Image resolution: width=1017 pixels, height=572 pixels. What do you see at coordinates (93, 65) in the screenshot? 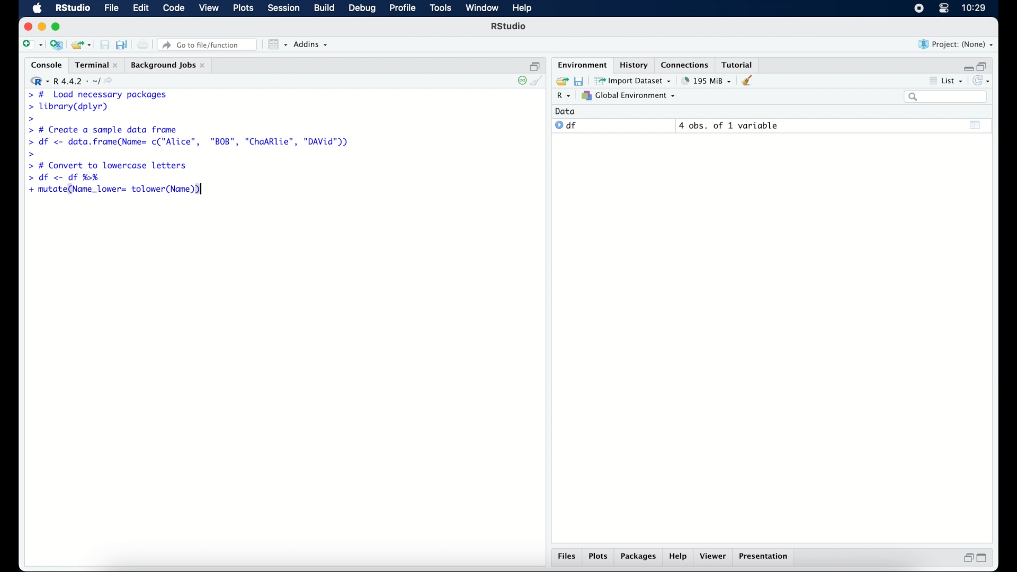
I see `Terminal` at bounding box center [93, 65].